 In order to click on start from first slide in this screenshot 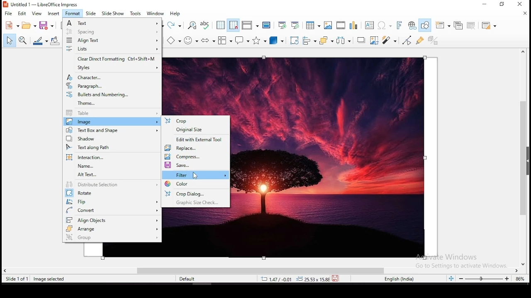, I will do `click(282, 24)`.